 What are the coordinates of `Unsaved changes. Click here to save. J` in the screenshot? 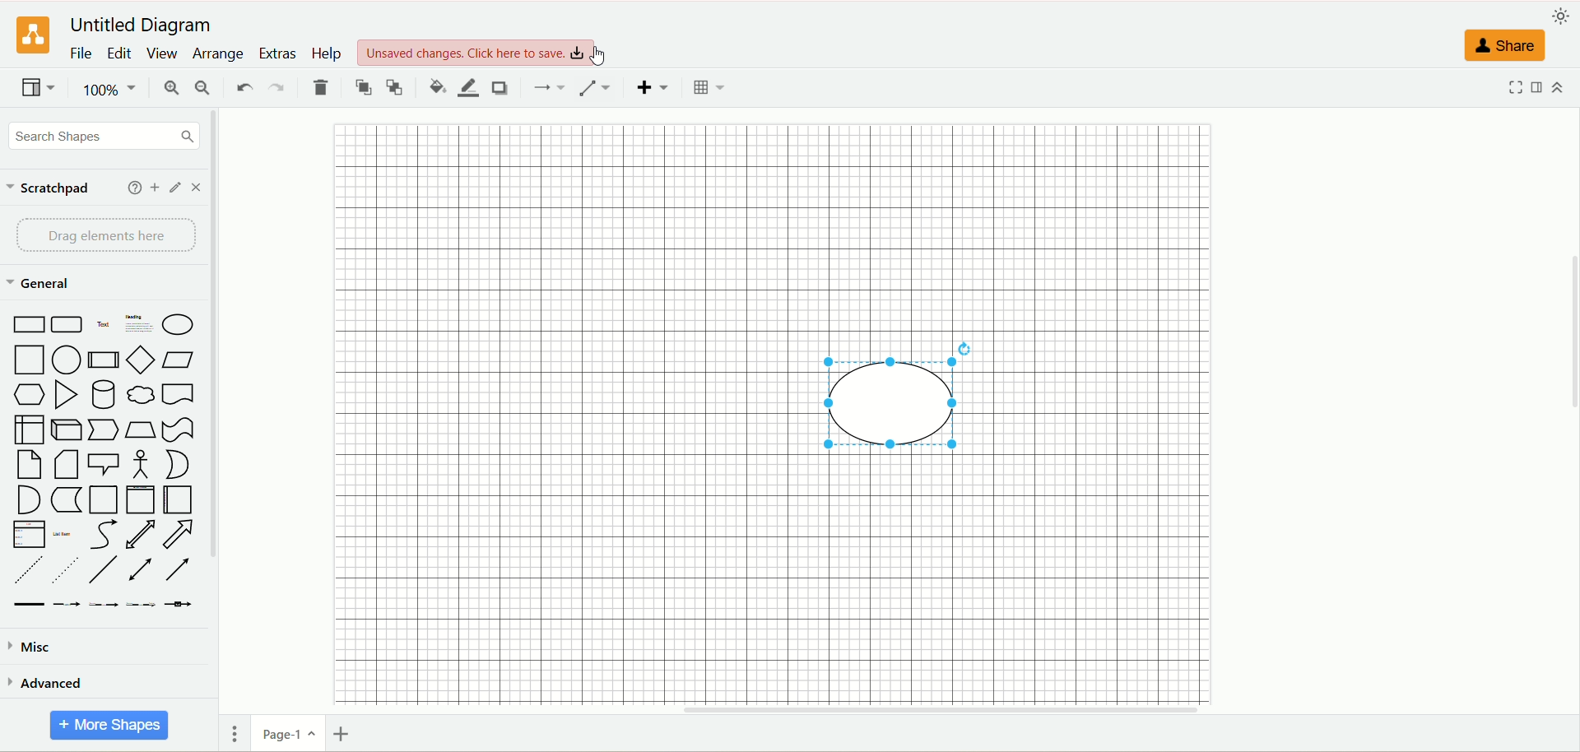 It's located at (481, 49).